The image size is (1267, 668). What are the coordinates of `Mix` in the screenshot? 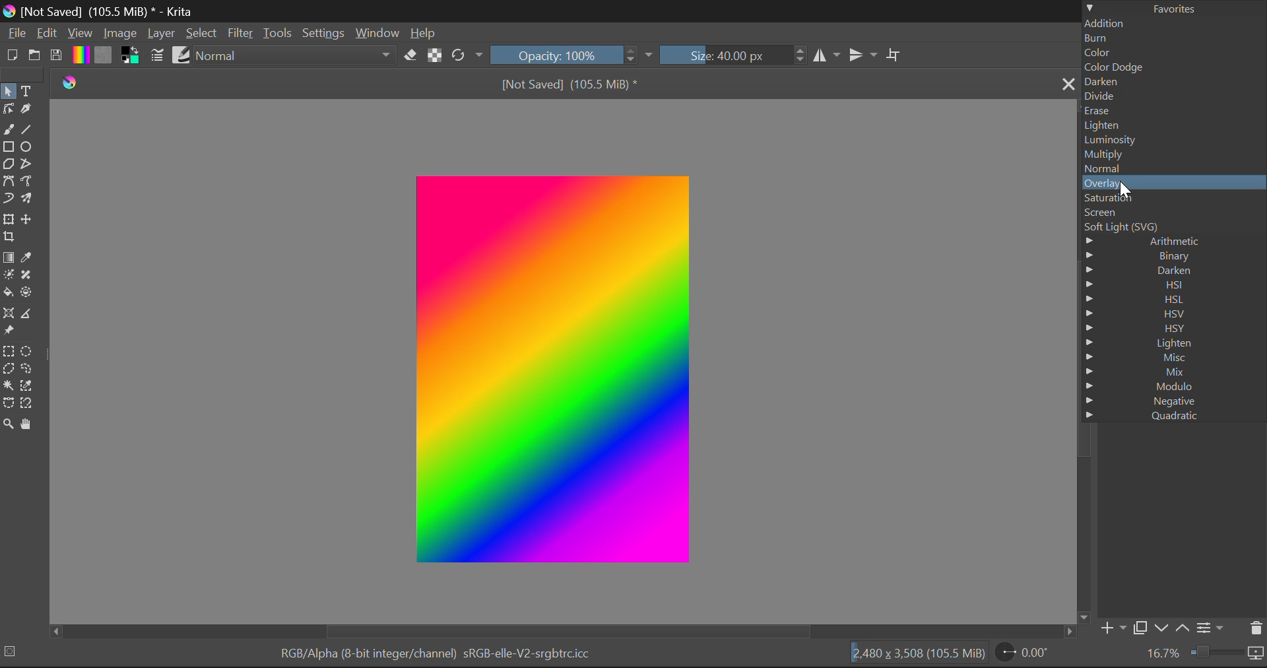 It's located at (1175, 371).